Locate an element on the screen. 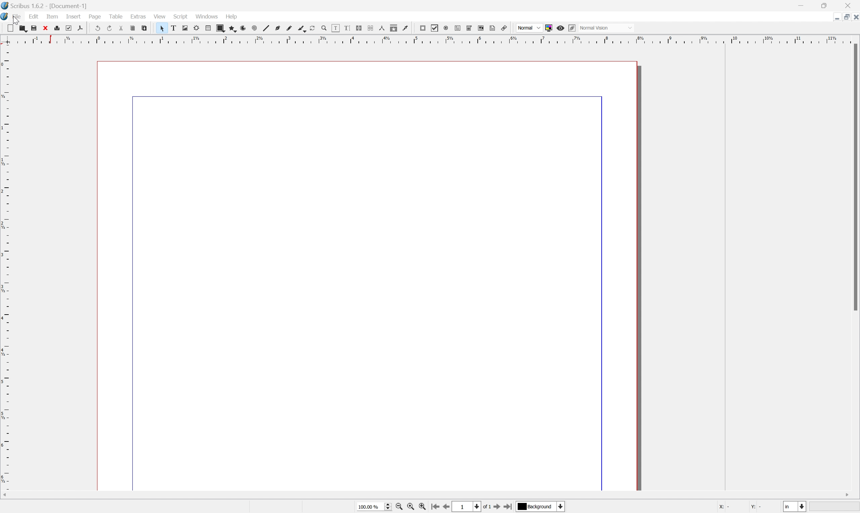 This screenshot has height=513, width=860. text annotation is located at coordinates (493, 28).